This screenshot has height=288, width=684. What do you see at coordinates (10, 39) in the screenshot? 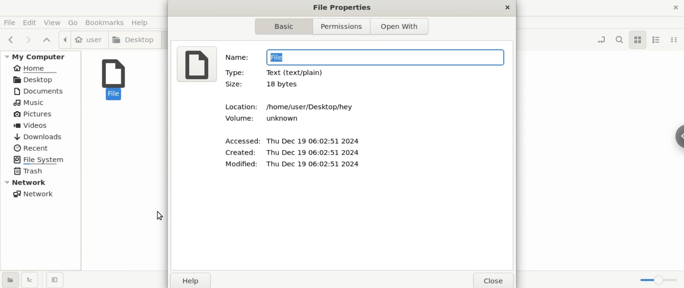
I see `previous` at bounding box center [10, 39].